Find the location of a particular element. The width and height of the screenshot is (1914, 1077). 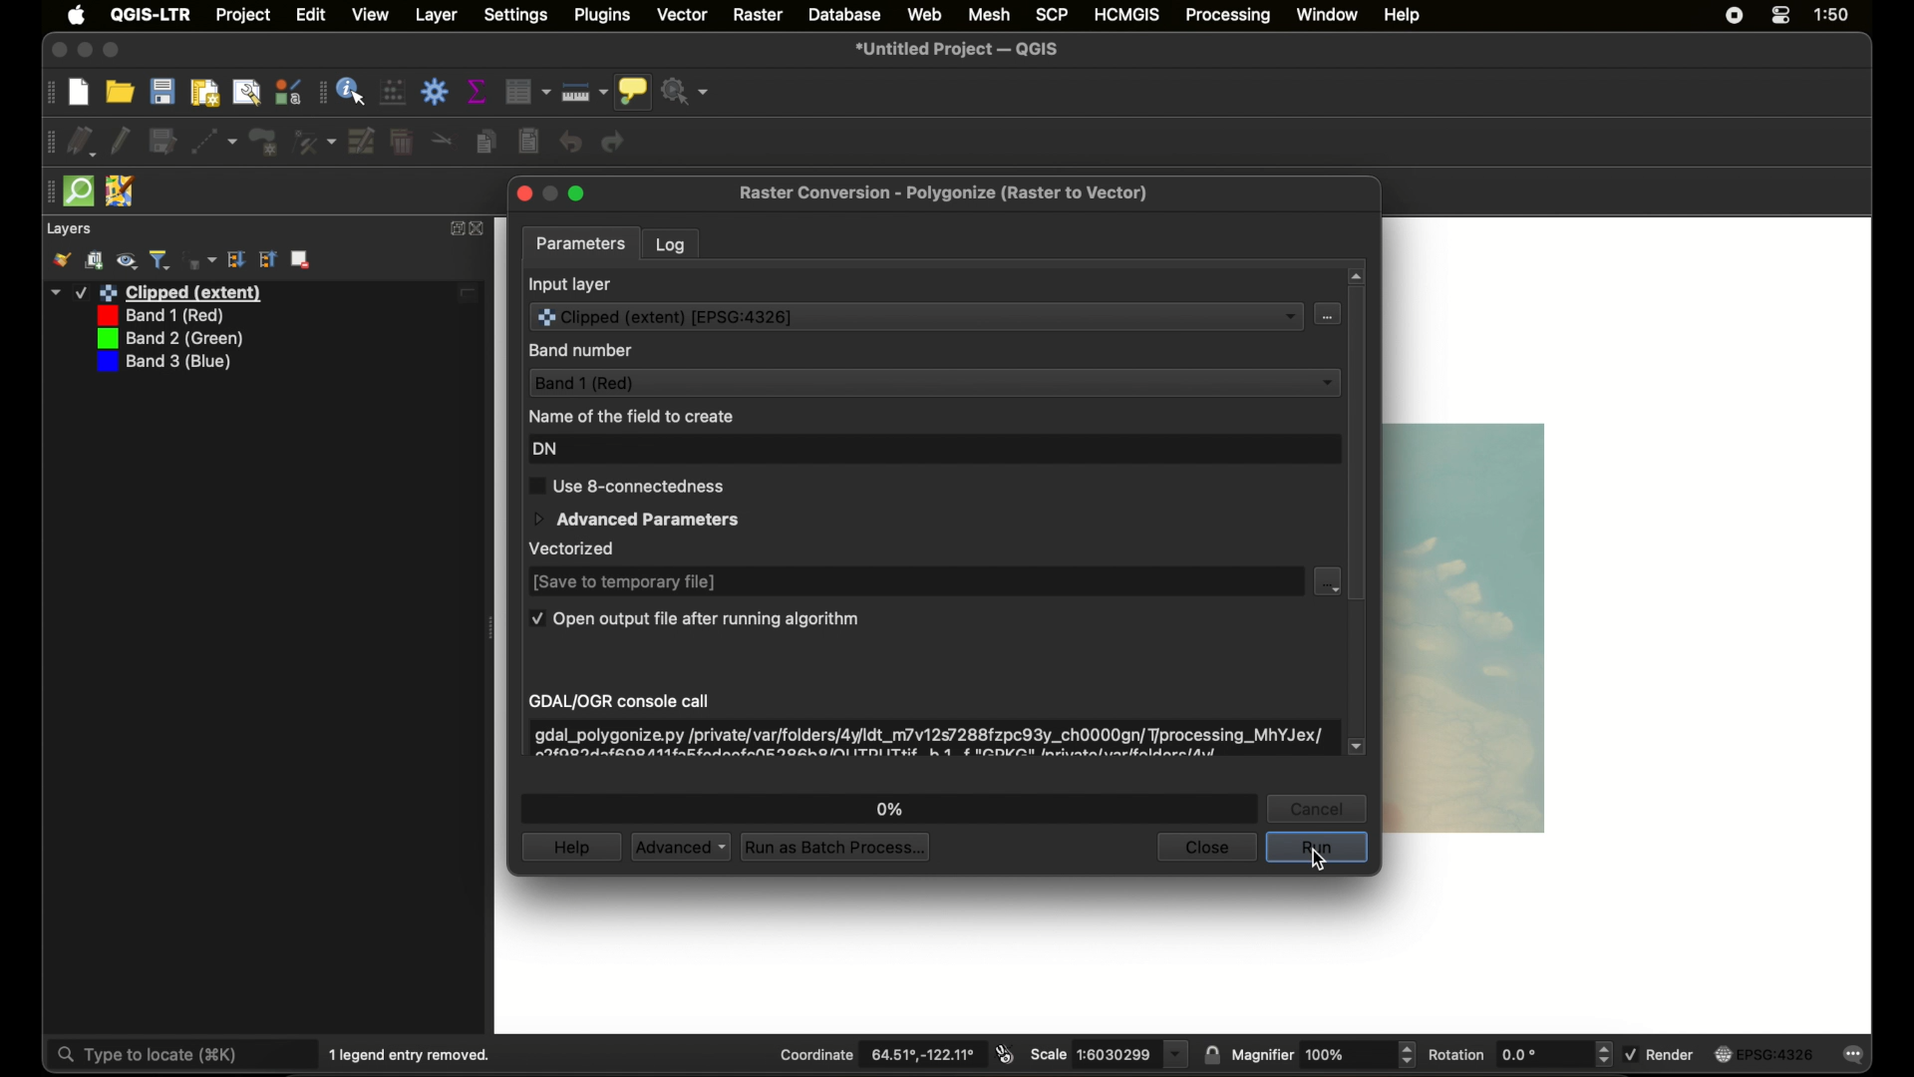

scp is located at coordinates (1048, 13).